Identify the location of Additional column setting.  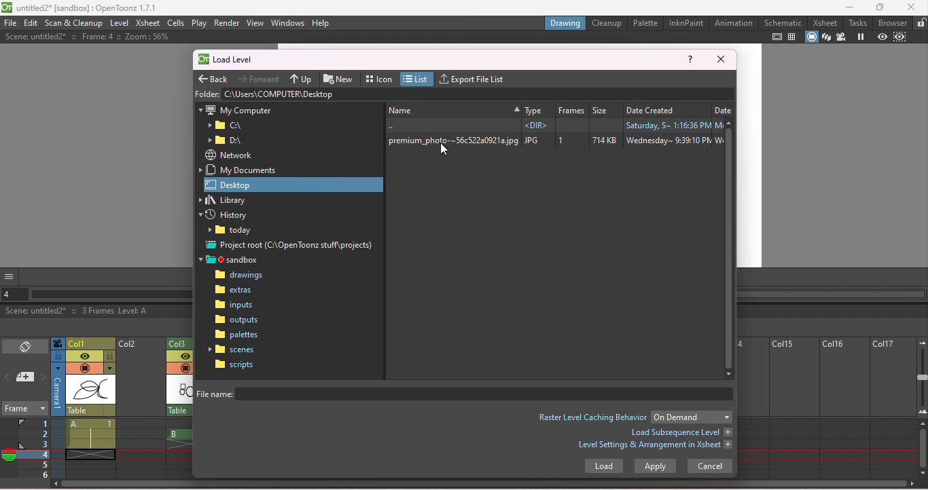
(109, 369).